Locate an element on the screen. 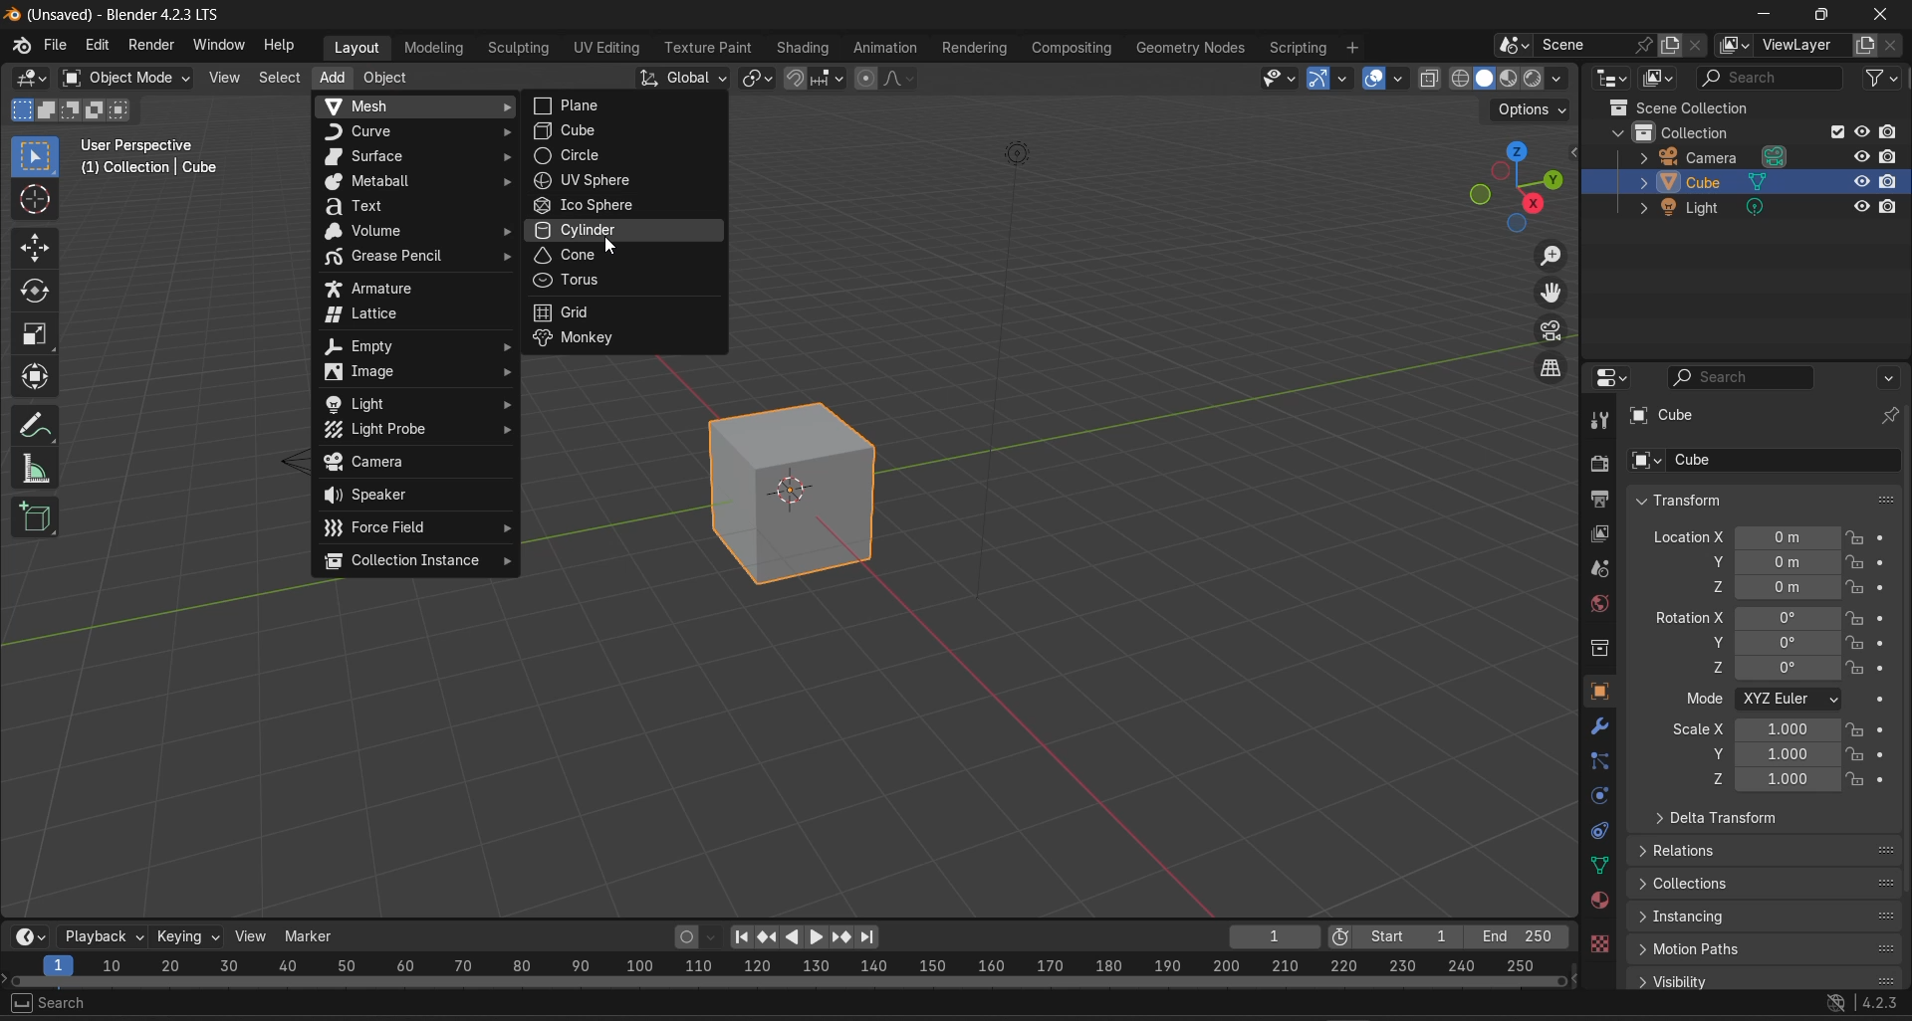 The width and height of the screenshot is (1912, 1021). composting is located at coordinates (1075, 46).